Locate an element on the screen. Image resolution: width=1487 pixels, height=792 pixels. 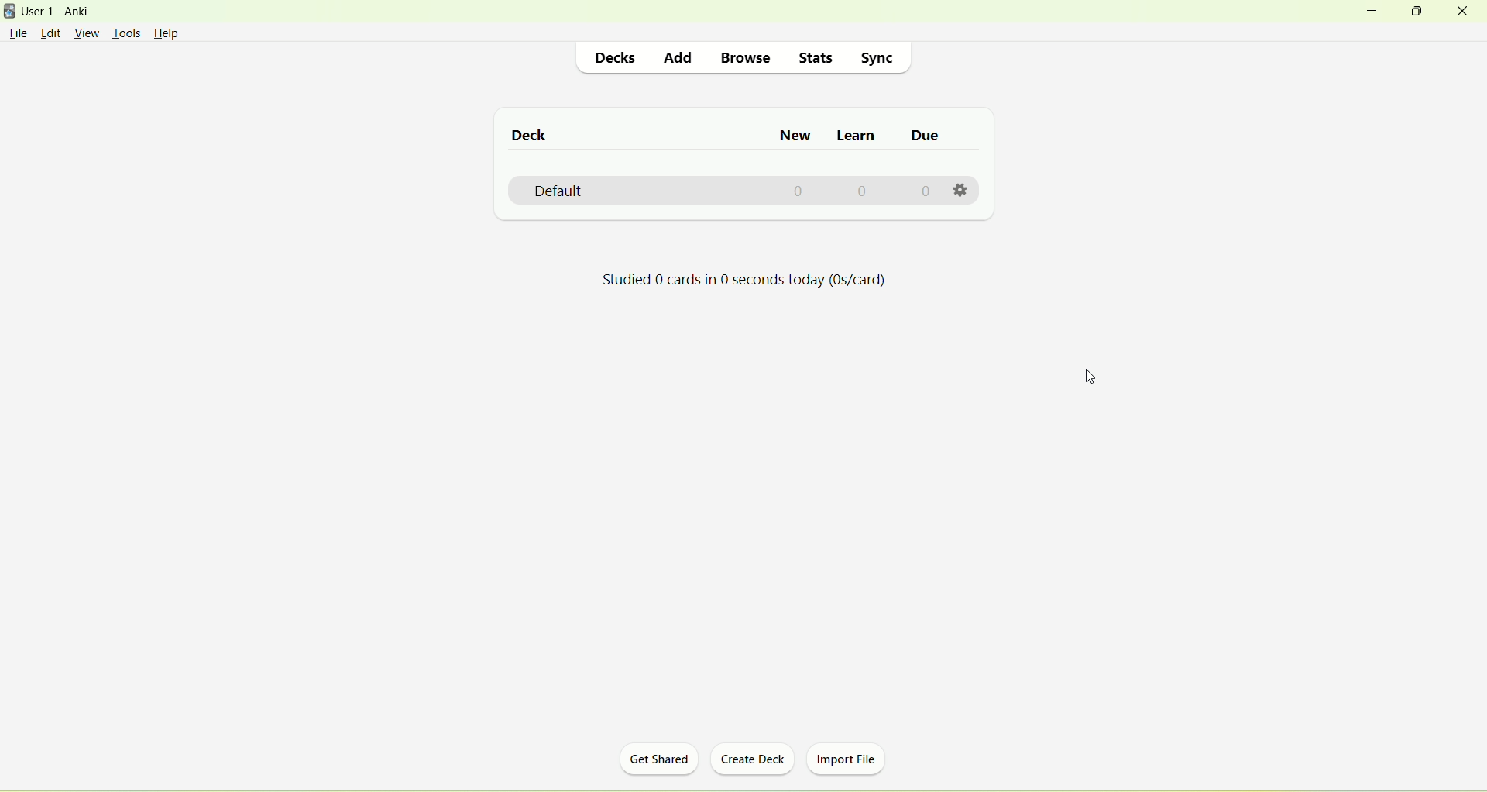
Studied 0 cards in 0 seconds today (0s/card) is located at coordinates (770, 281).